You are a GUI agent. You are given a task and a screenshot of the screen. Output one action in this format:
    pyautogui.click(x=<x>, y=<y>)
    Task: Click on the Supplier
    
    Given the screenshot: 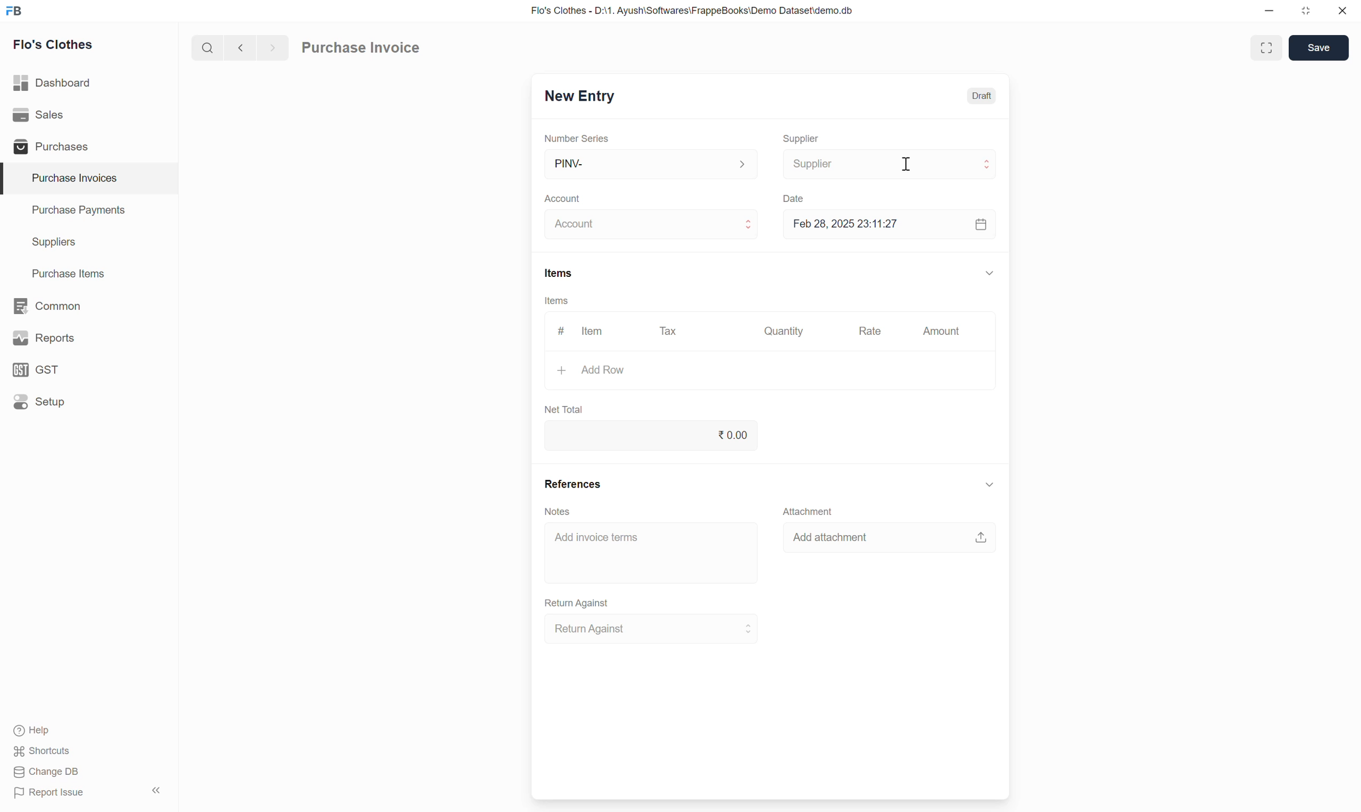 What is the action you would take?
    pyautogui.click(x=802, y=139)
    